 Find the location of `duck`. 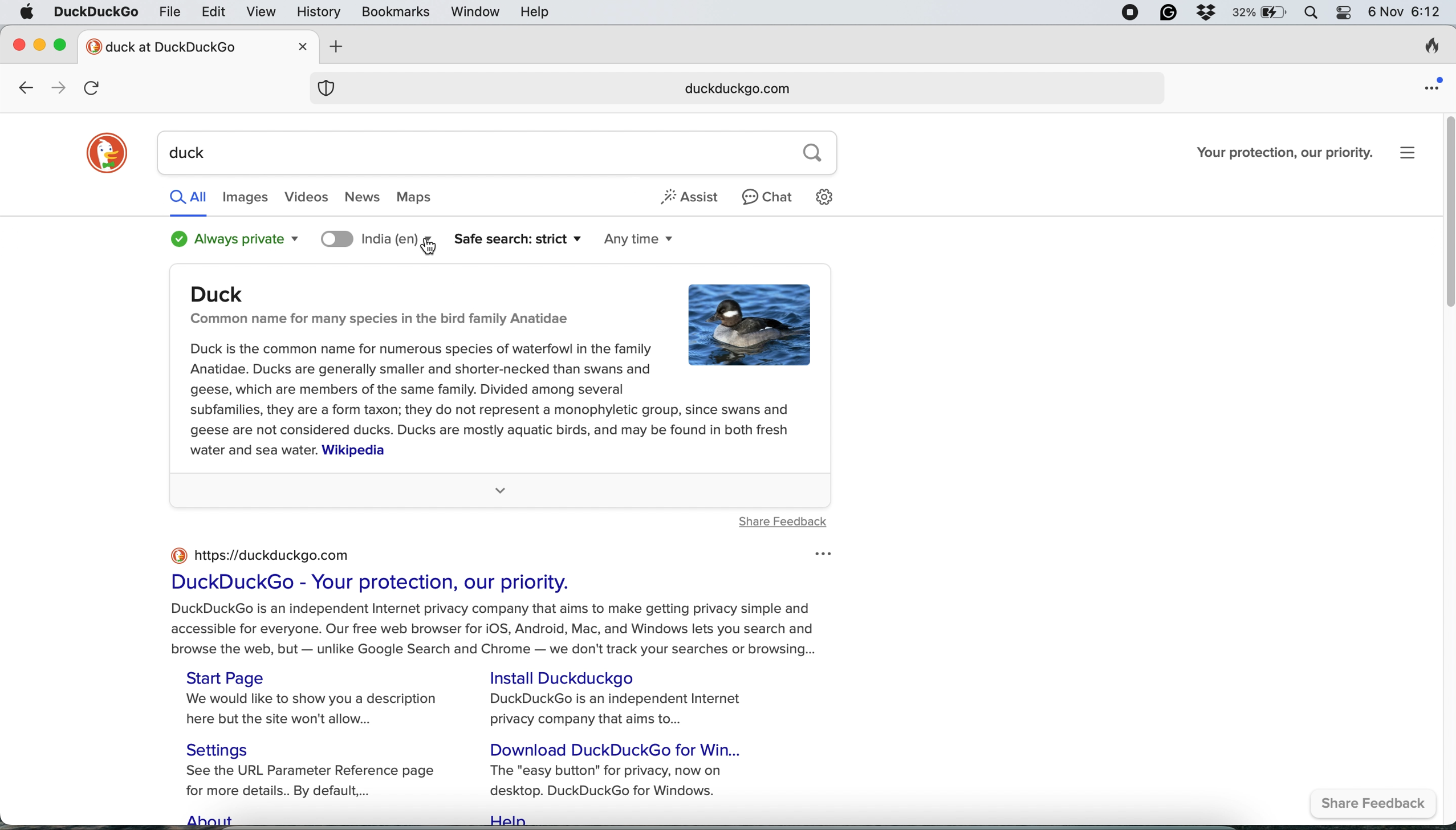

duck is located at coordinates (469, 153).